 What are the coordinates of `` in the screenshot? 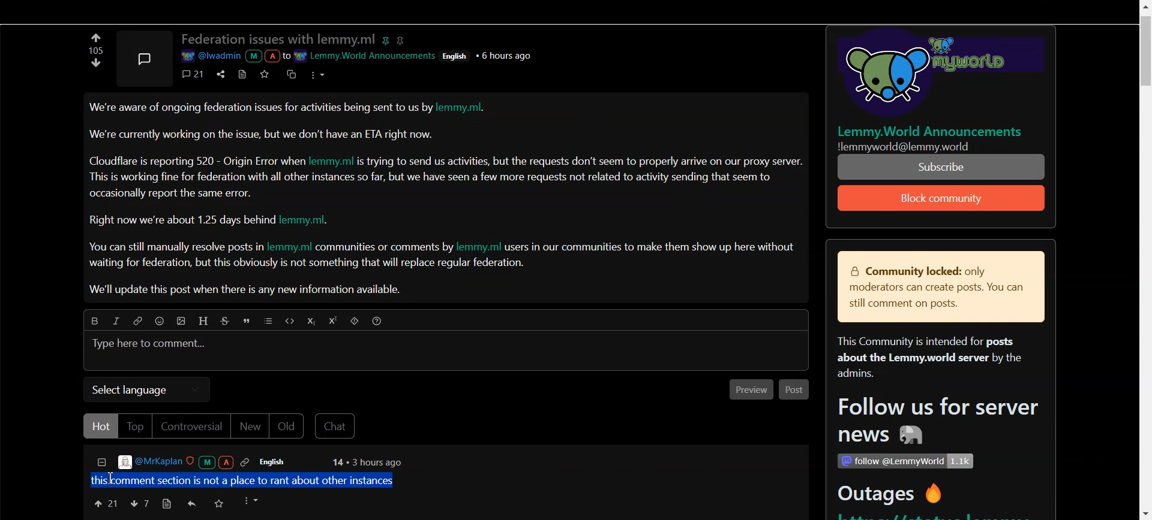 It's located at (507, 55).